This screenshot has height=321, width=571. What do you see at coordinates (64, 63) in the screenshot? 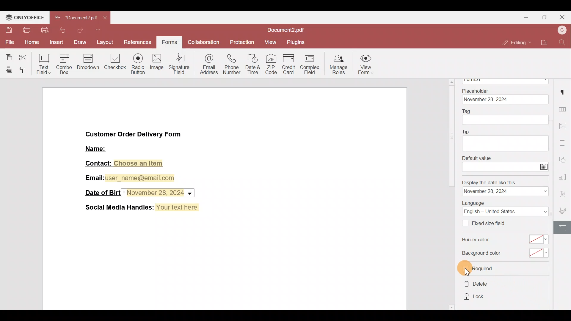
I see `Combo box` at bounding box center [64, 63].